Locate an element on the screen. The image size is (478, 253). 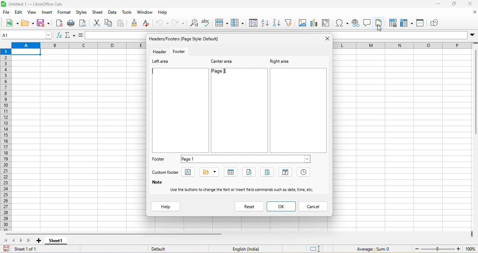
clone formatting is located at coordinates (135, 24).